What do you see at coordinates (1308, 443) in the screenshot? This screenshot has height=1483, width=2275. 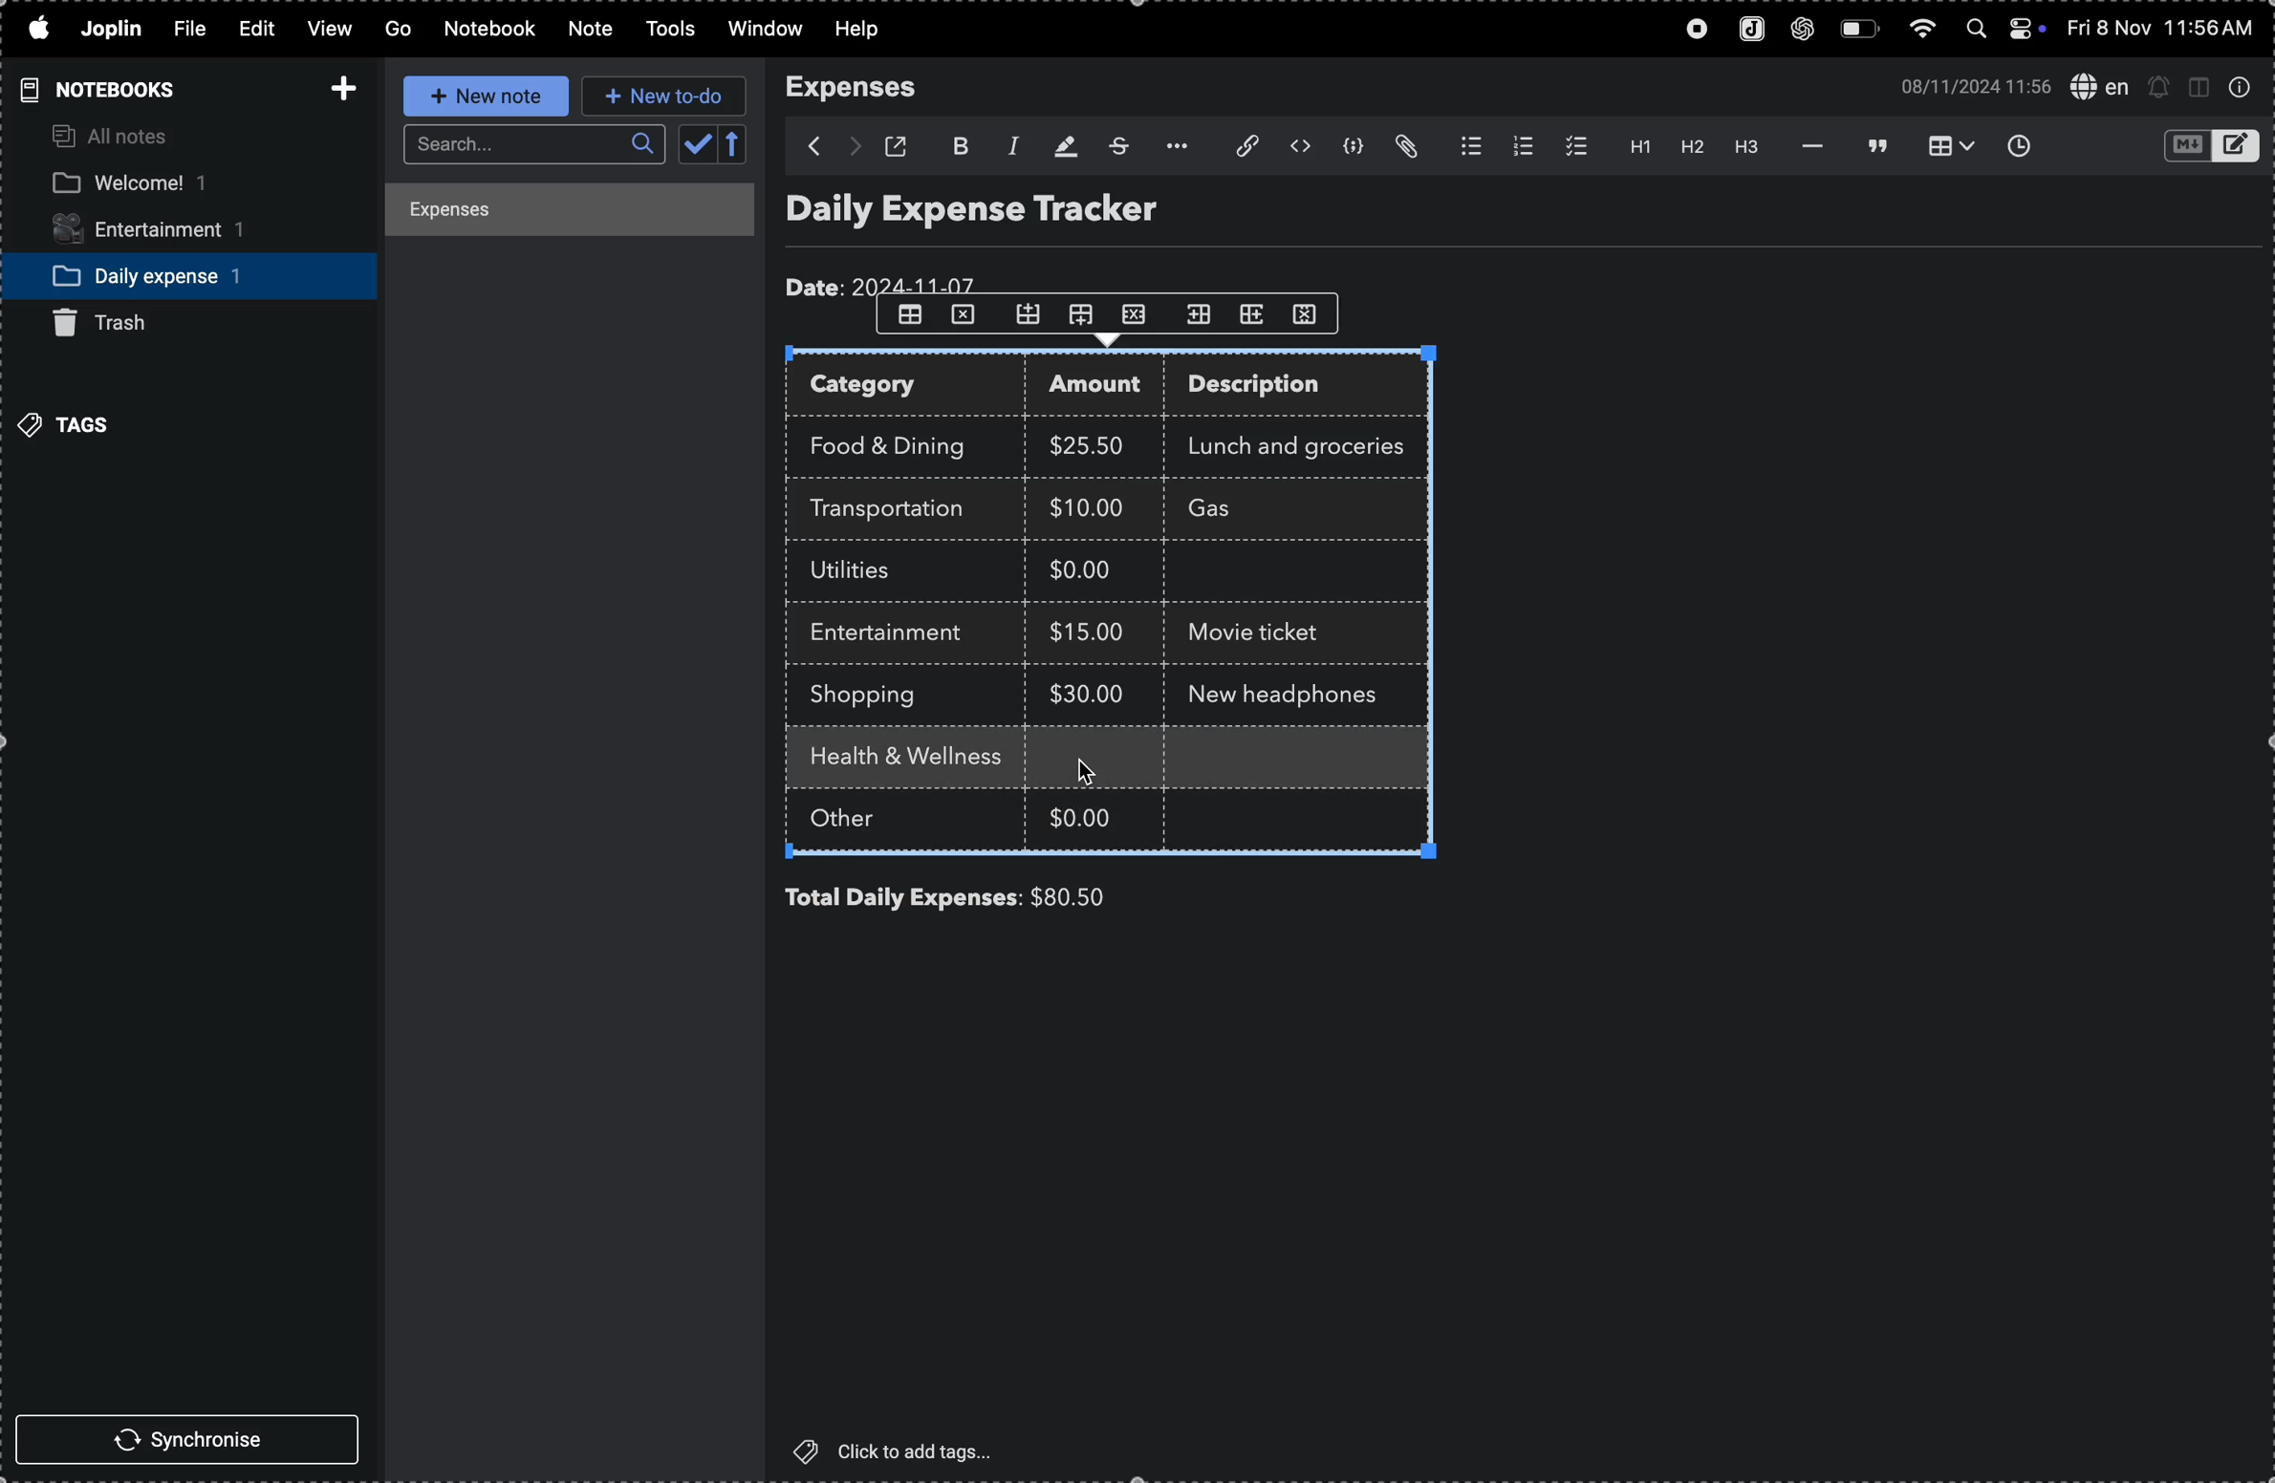 I see `lunch and groceries` at bounding box center [1308, 443].